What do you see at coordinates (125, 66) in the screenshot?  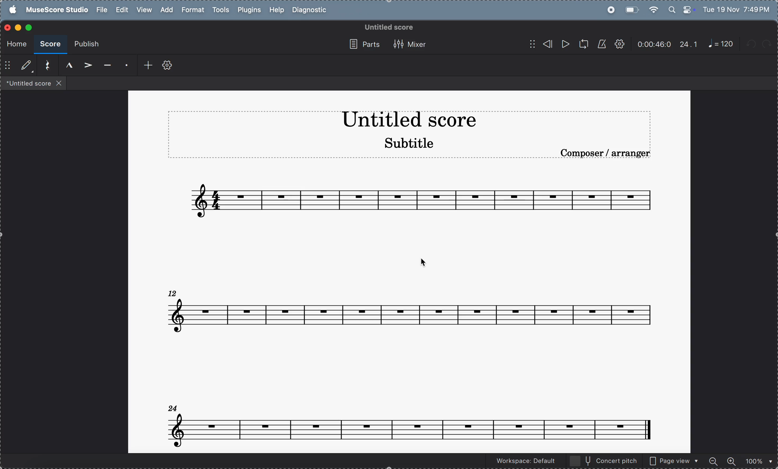 I see `staccato` at bounding box center [125, 66].